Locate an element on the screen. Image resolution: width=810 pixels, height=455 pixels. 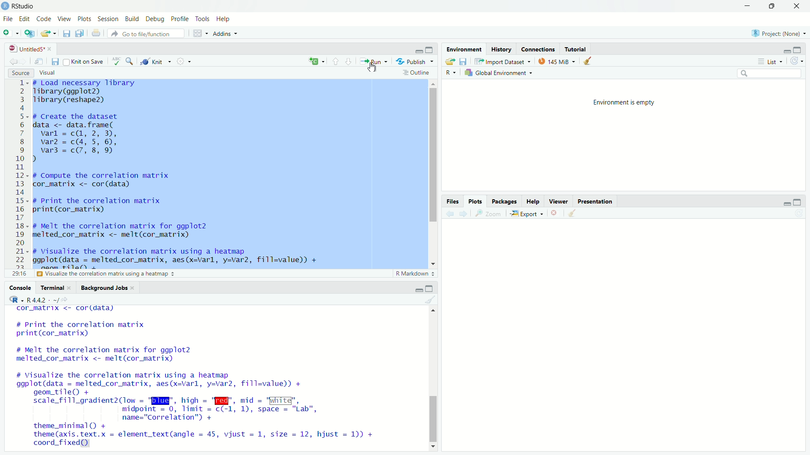
knit is located at coordinates (153, 62).